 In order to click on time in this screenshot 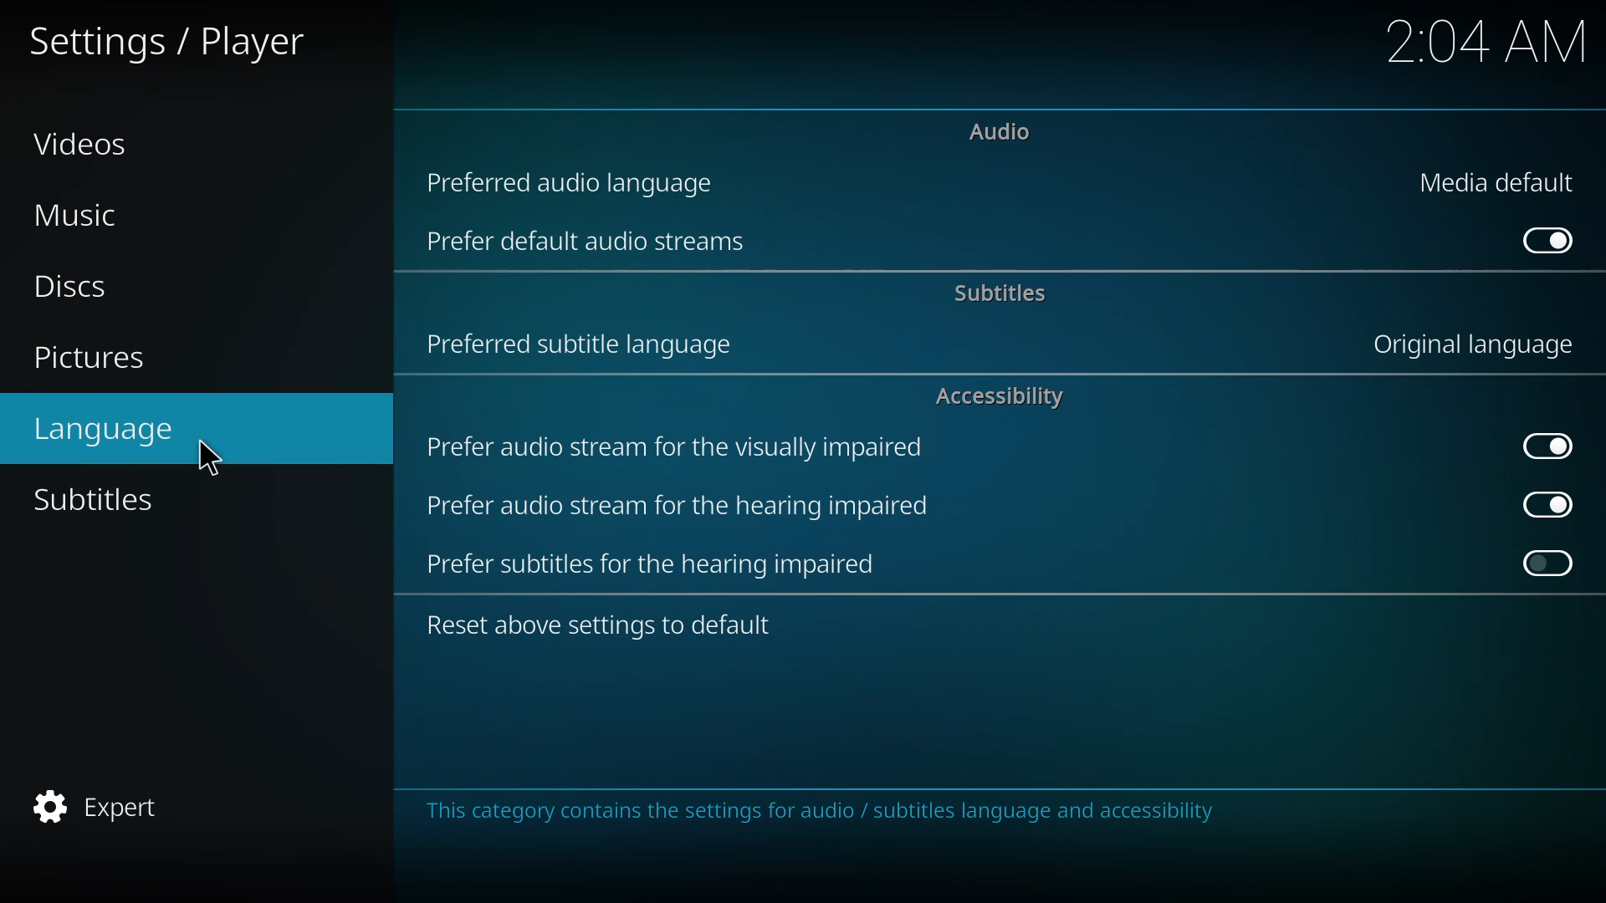, I will do `click(1487, 43)`.